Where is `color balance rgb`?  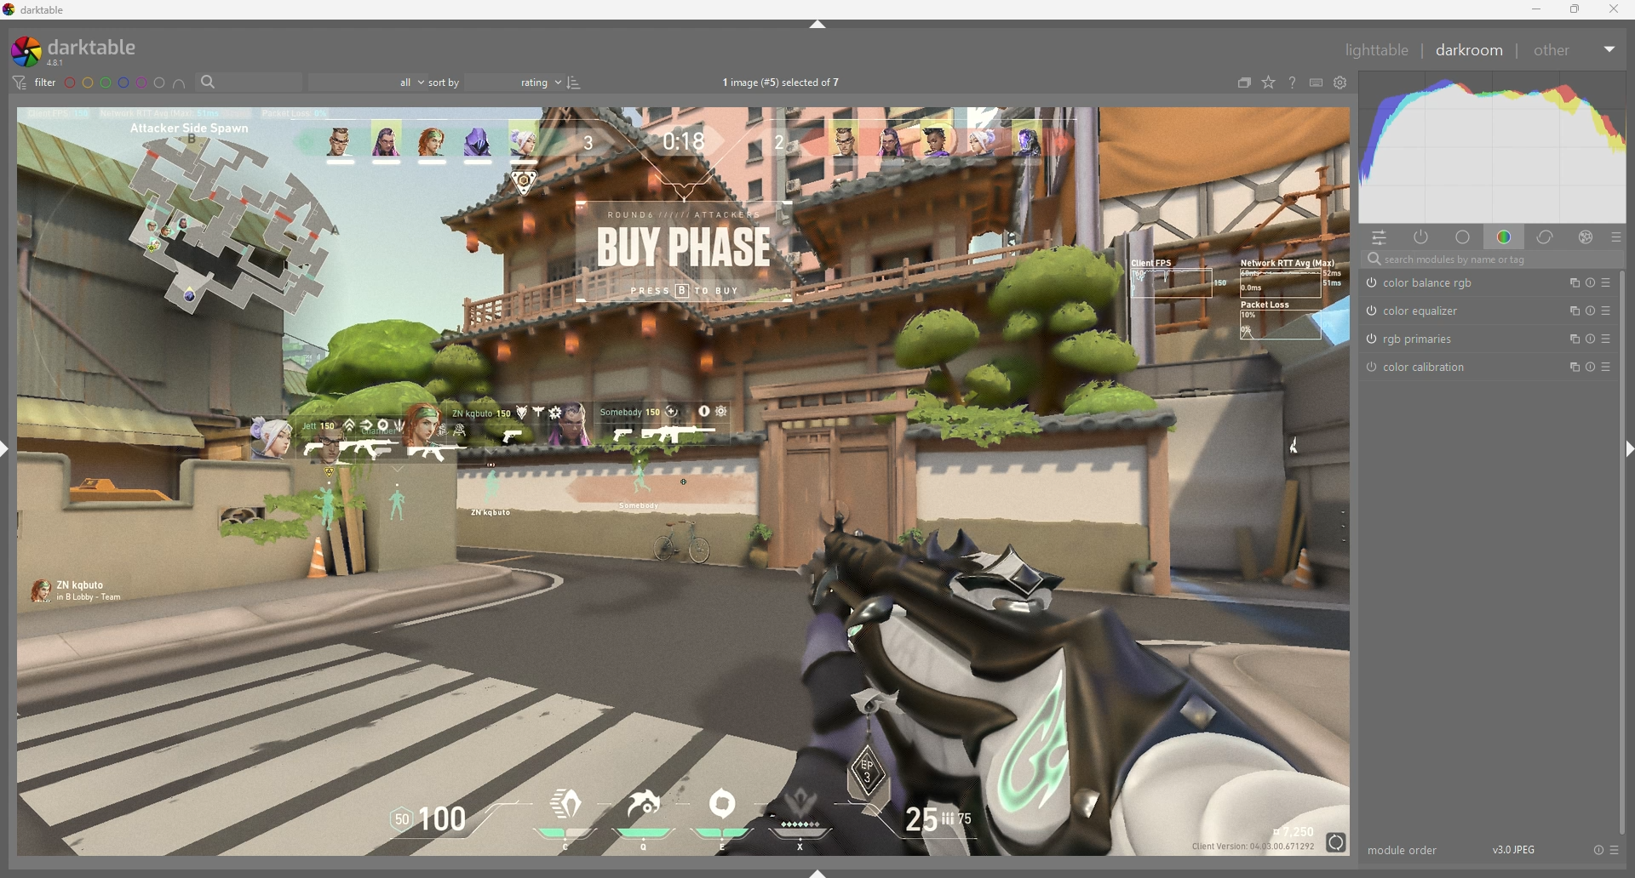
color balance rgb is located at coordinates (1426, 283).